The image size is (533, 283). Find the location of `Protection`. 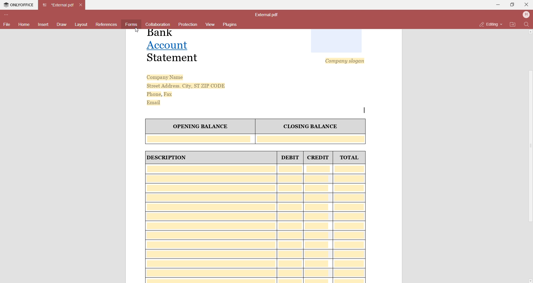

Protection is located at coordinates (188, 25).